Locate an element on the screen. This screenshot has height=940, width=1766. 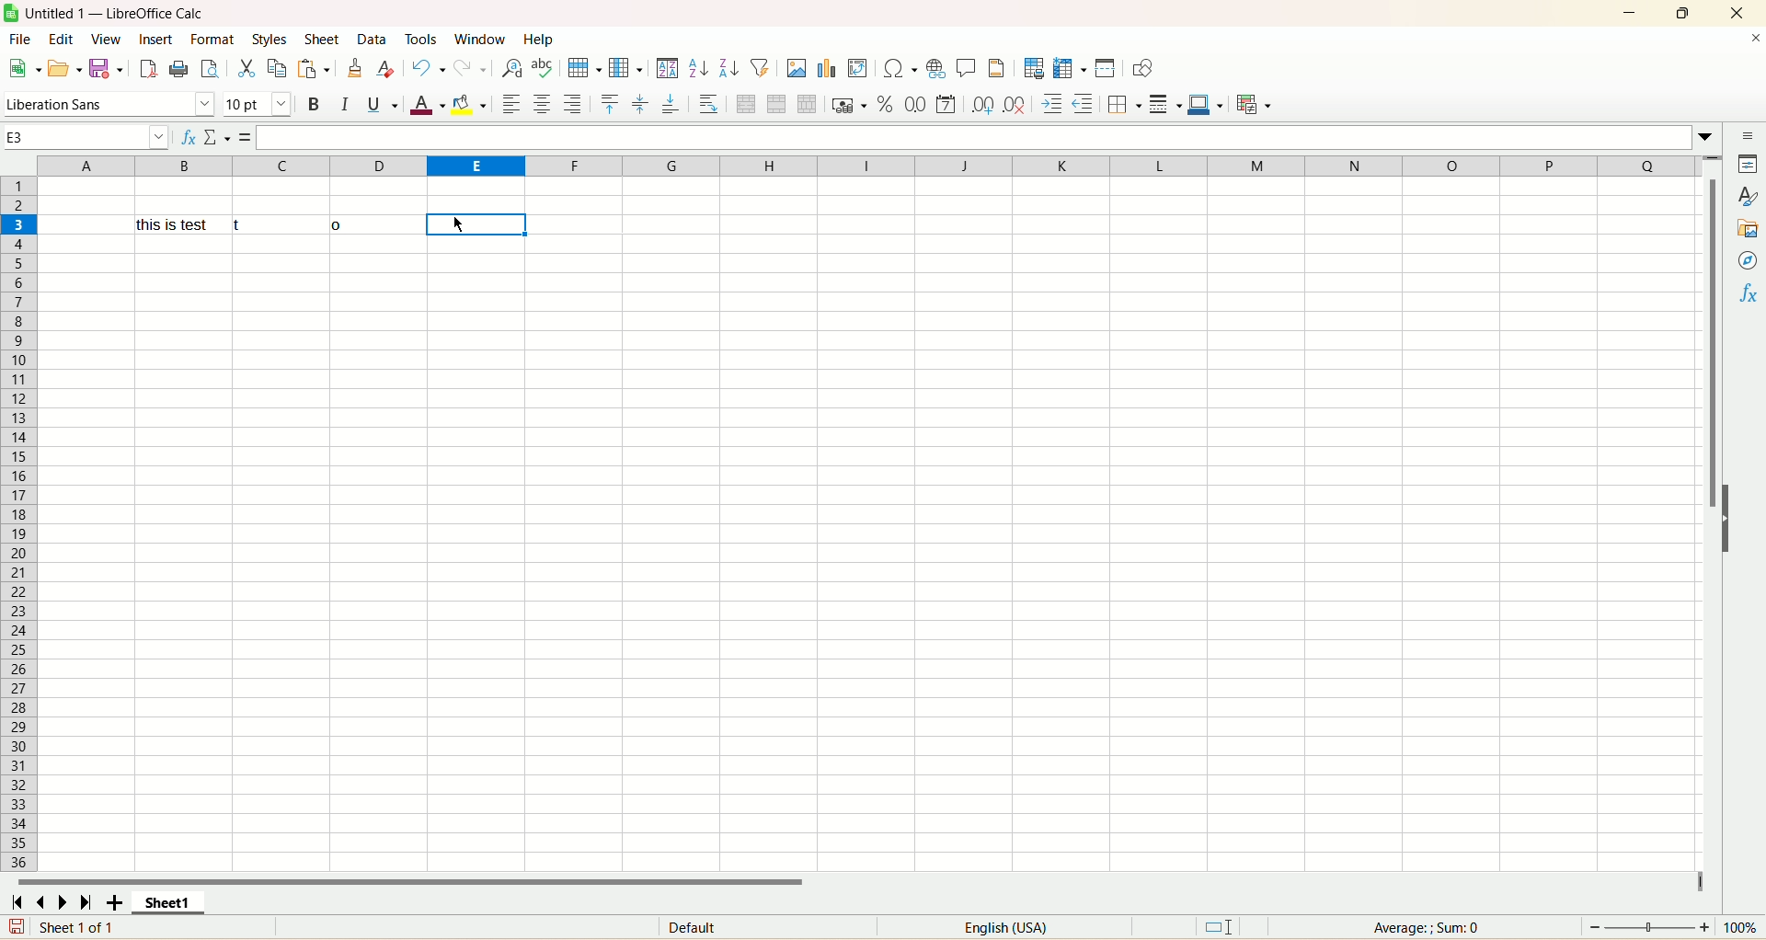
sheet1 is located at coordinates (183, 900).